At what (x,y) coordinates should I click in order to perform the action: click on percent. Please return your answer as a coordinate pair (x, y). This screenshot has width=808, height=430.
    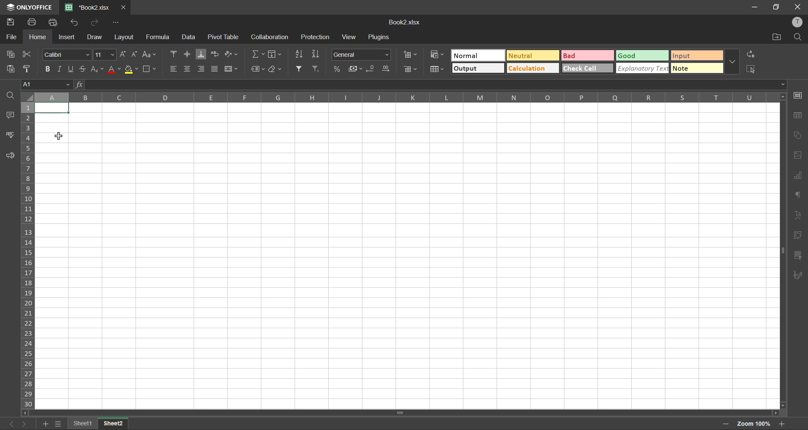
    Looking at the image, I should click on (338, 69).